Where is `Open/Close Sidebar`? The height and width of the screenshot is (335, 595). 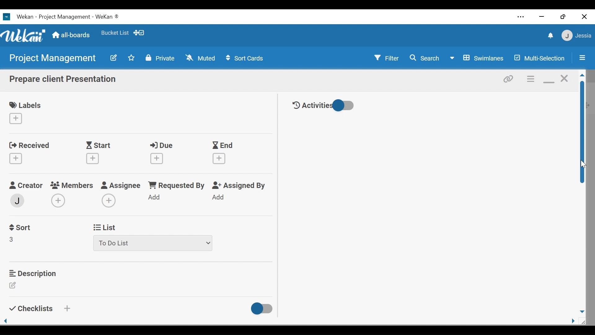
Open/Close Sidebar is located at coordinates (582, 57).